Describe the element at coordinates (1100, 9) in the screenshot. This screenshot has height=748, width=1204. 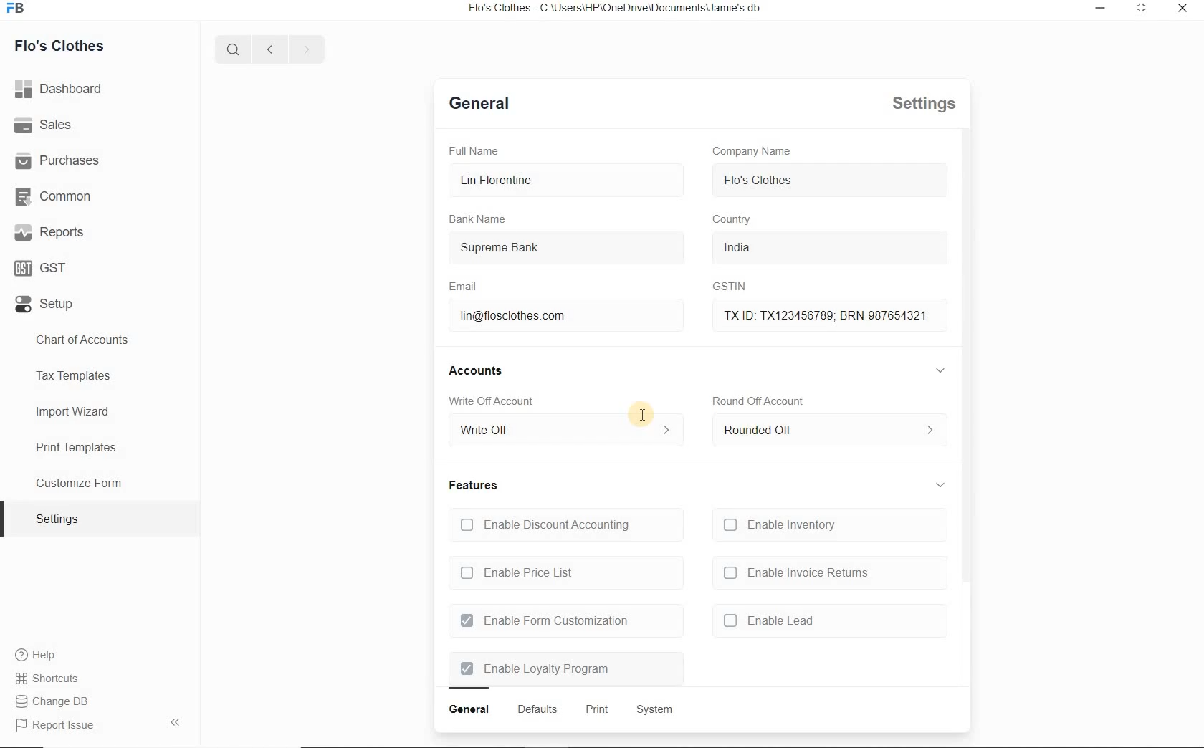
I see `Minimize` at that location.